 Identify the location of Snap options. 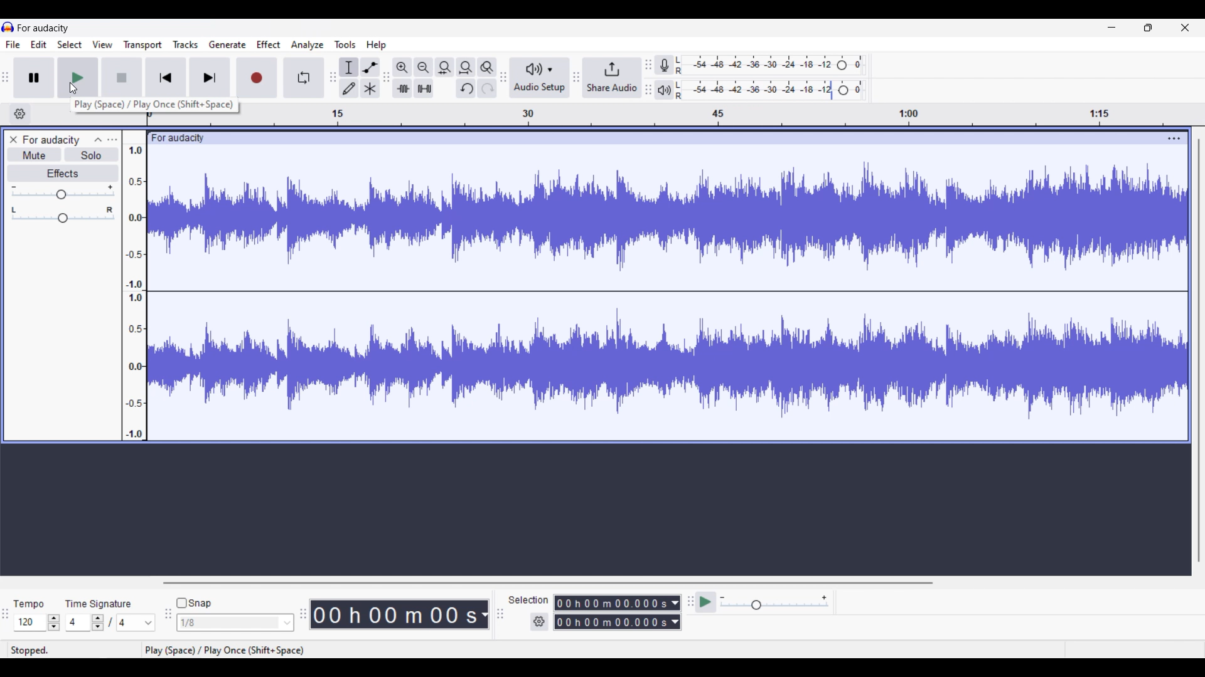
(236, 622).